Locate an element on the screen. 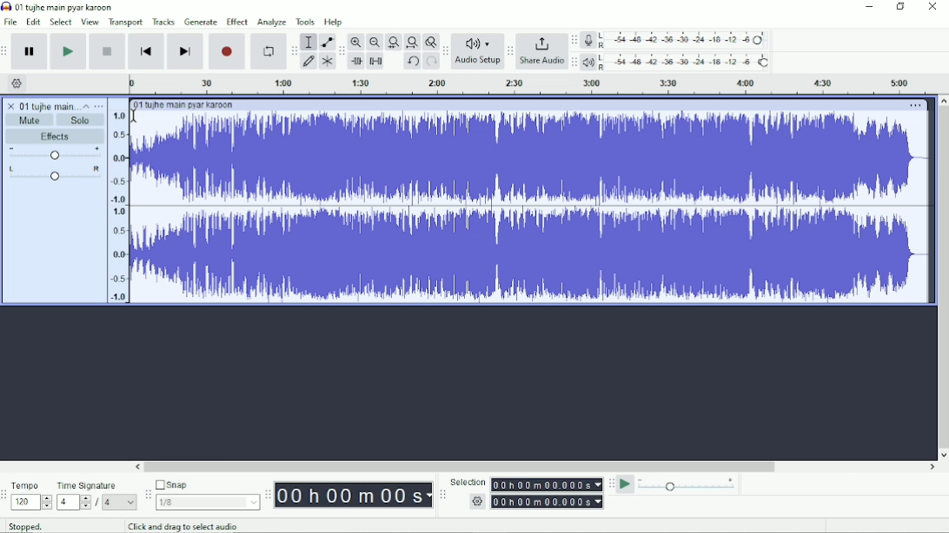 Image resolution: width=949 pixels, height=533 pixels. Audacity audio setup toolbar is located at coordinates (445, 51).